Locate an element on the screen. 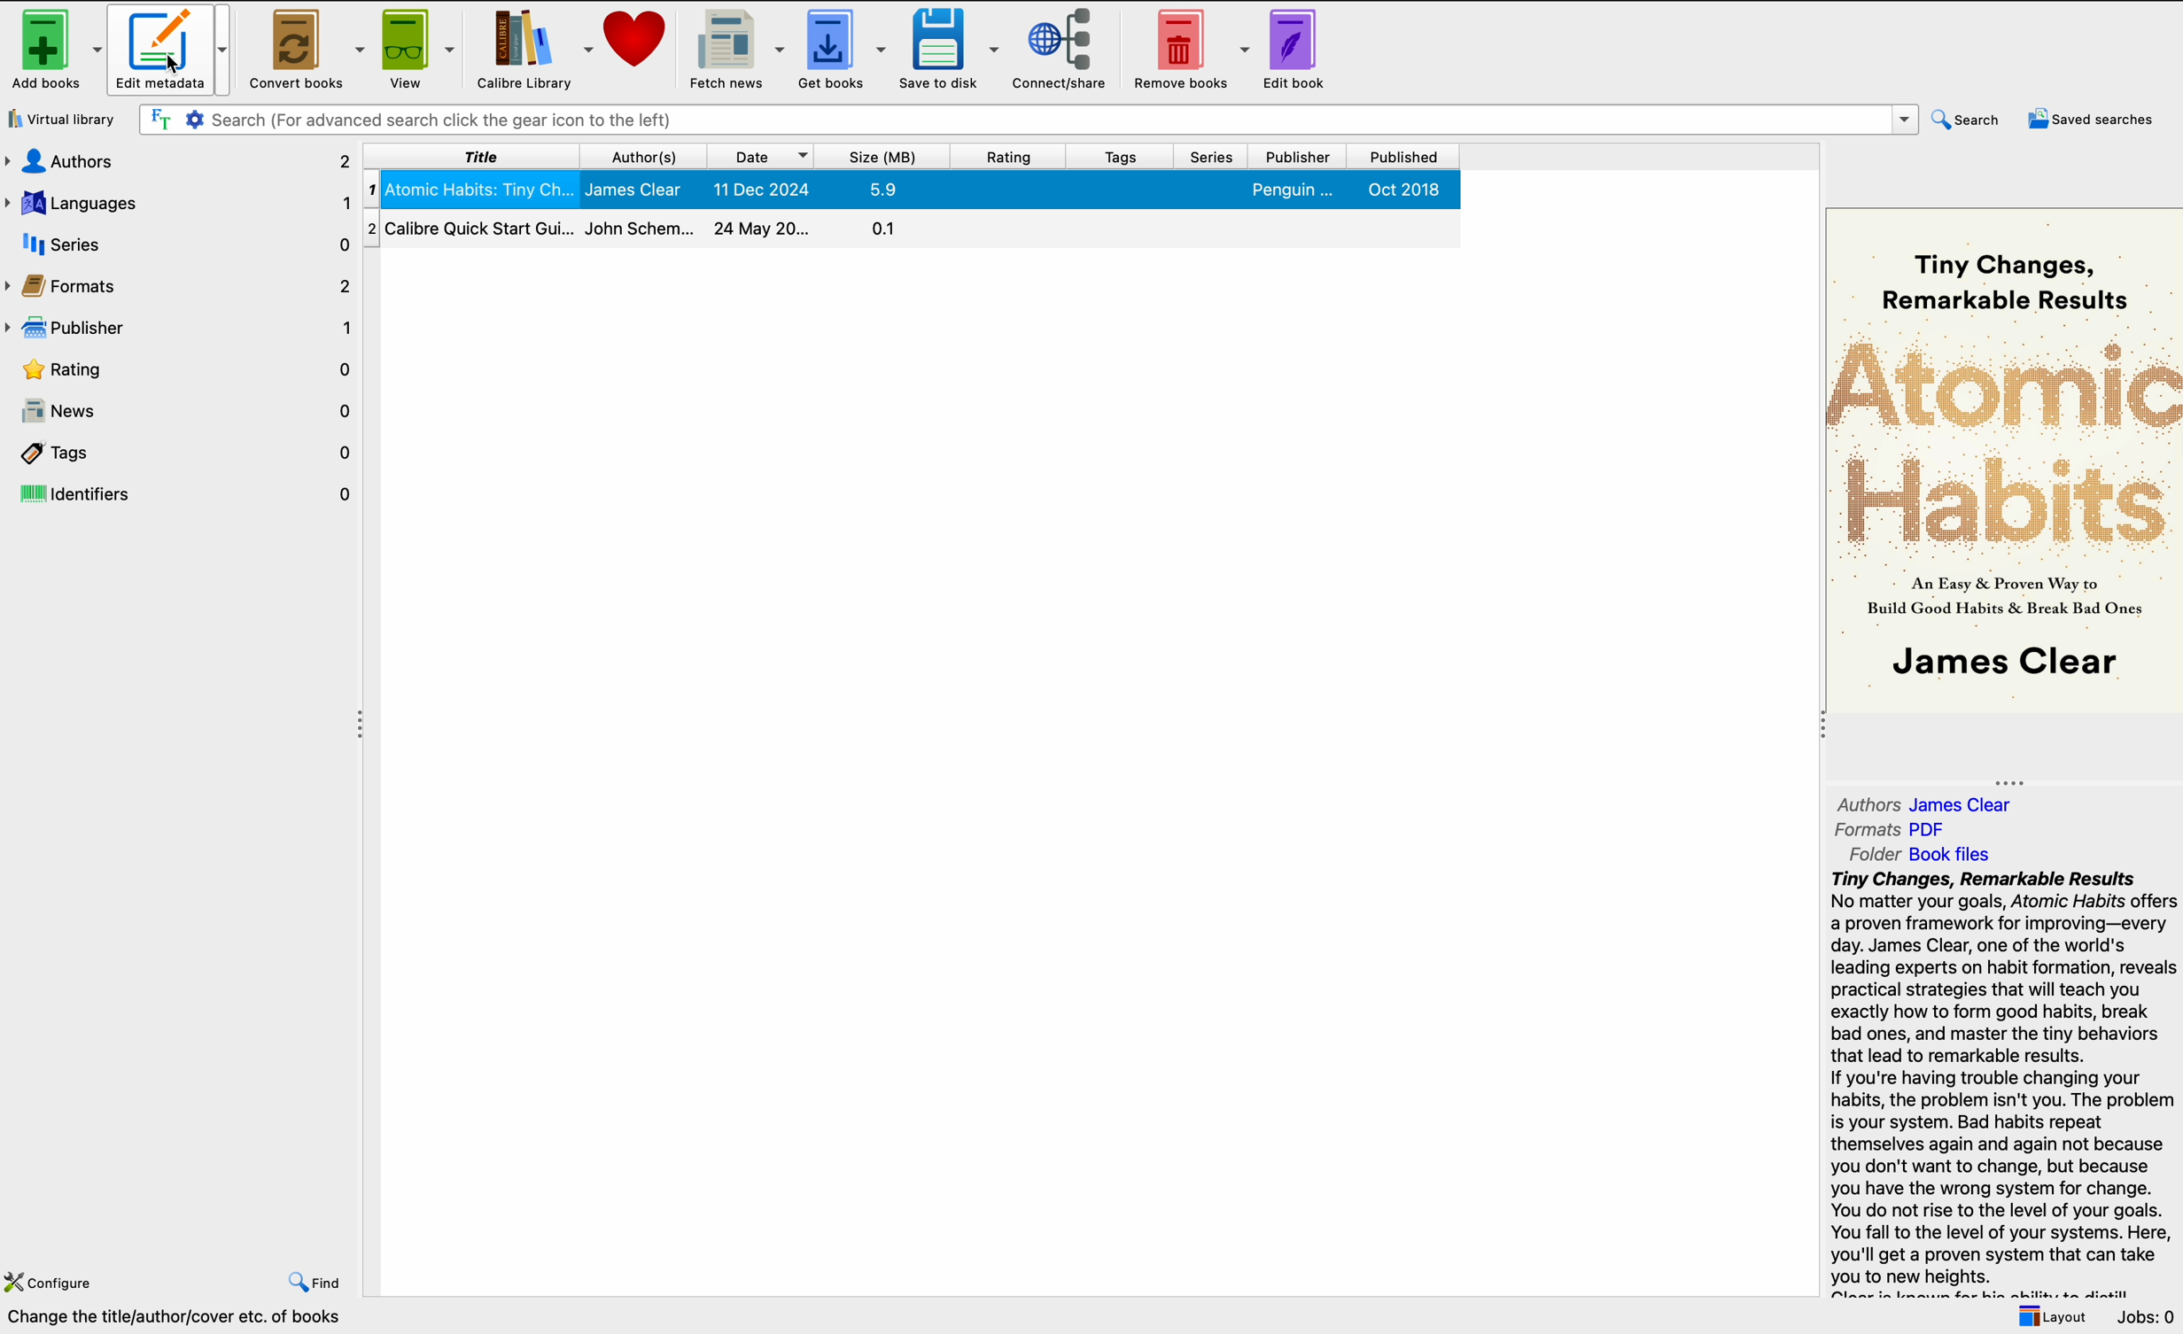 This screenshot has width=2183, height=1334. Calibre library is located at coordinates (533, 48).